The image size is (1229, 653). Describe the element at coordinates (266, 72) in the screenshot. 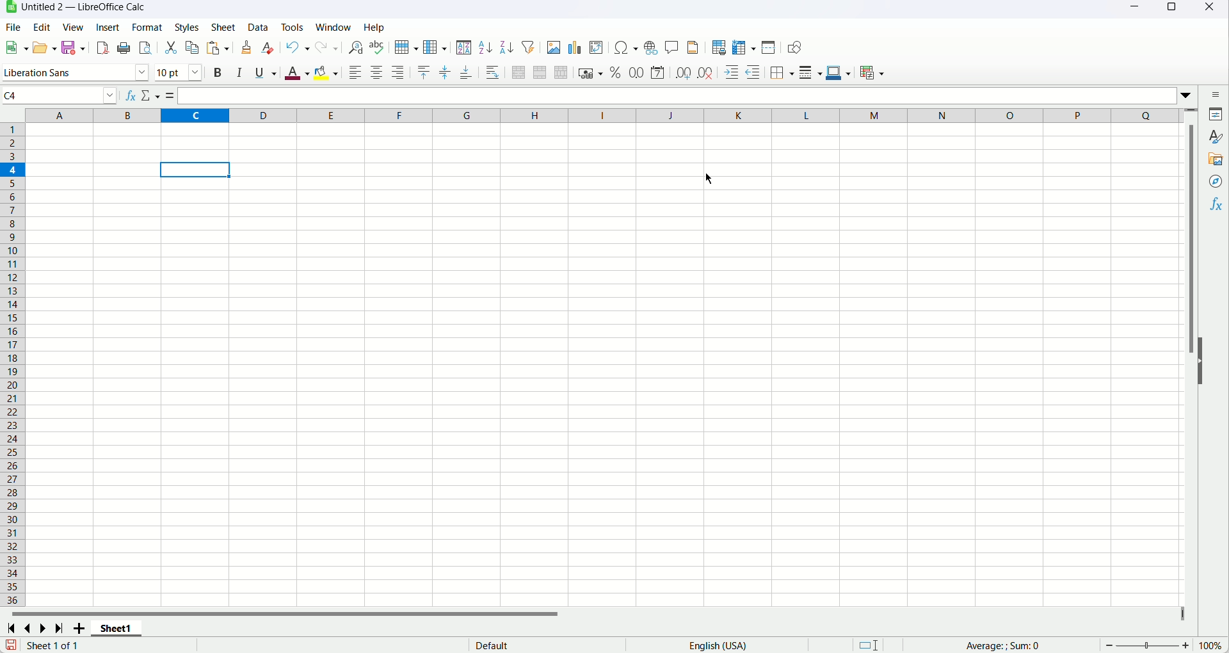

I see `Underline` at that location.